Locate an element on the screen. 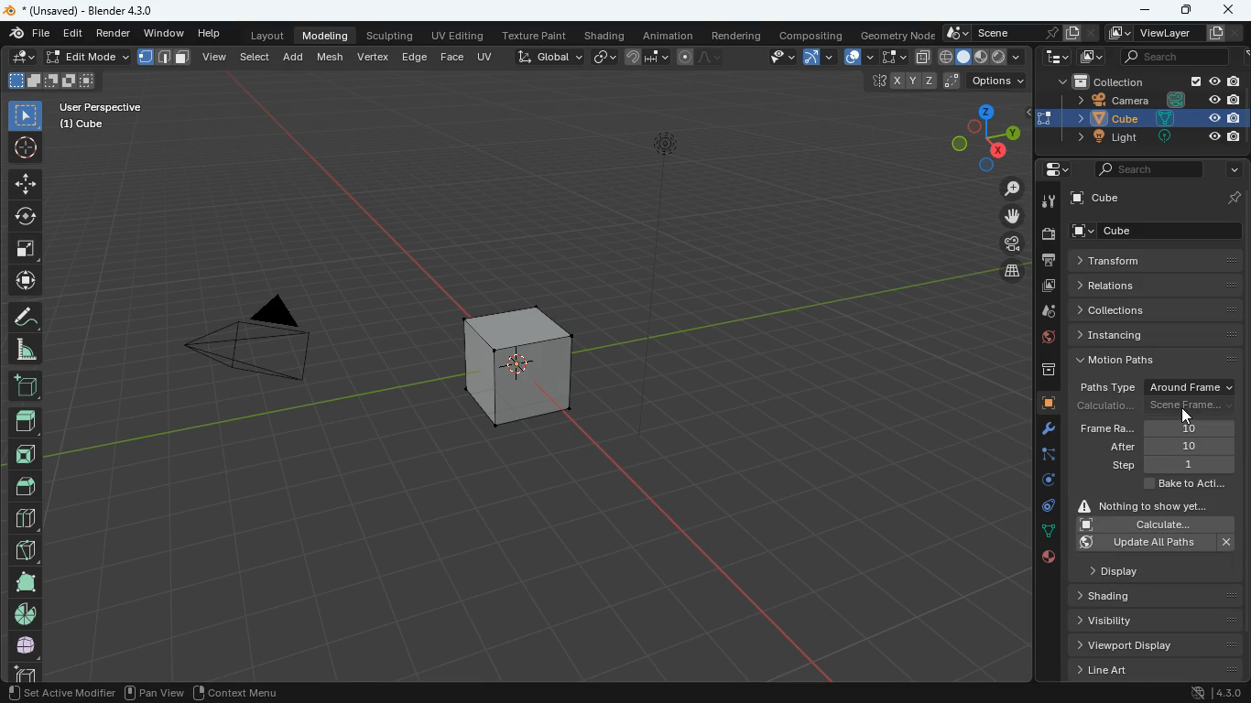   is located at coordinates (1189, 448).